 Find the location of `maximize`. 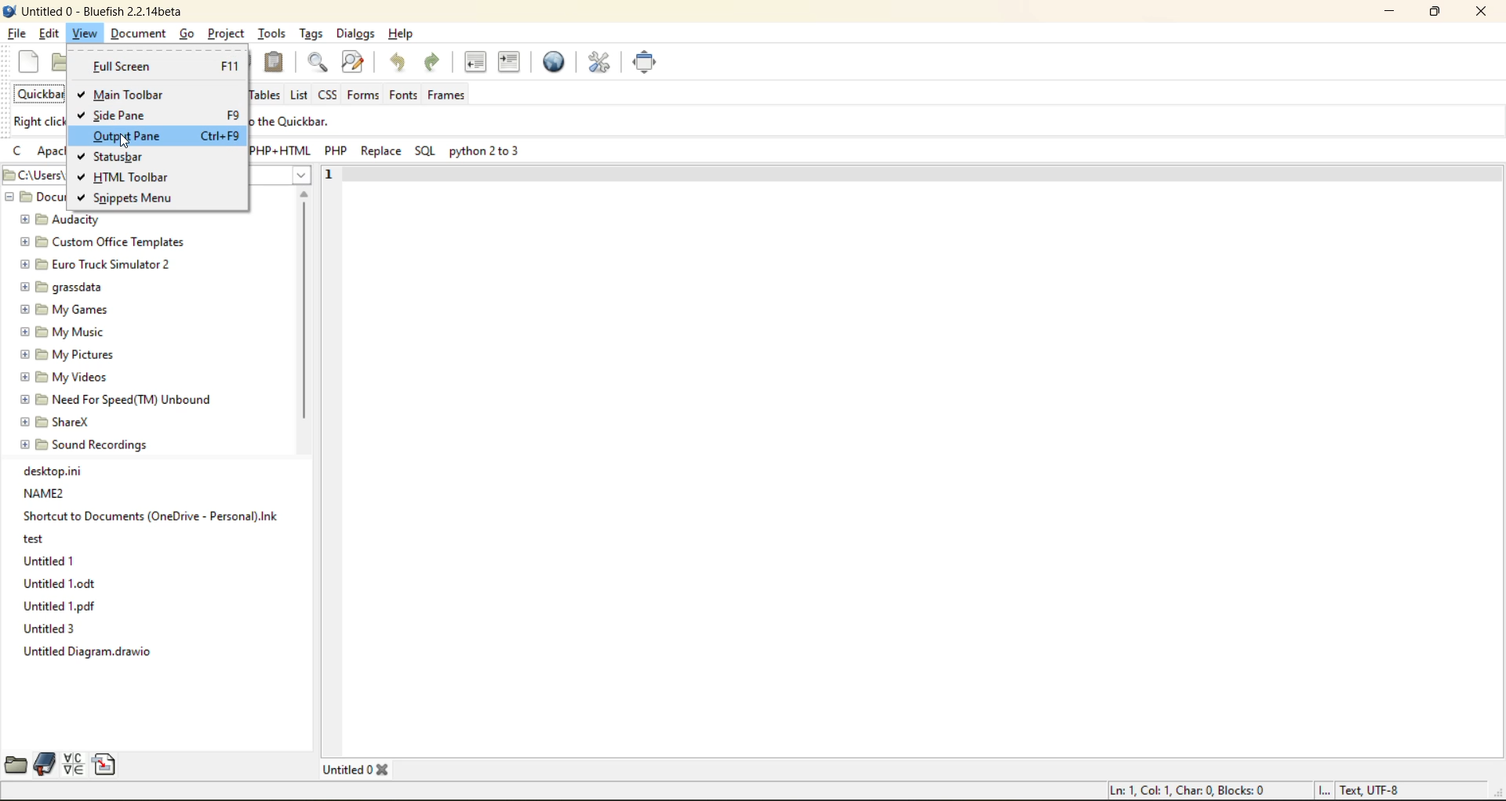

maximize is located at coordinates (1439, 12).